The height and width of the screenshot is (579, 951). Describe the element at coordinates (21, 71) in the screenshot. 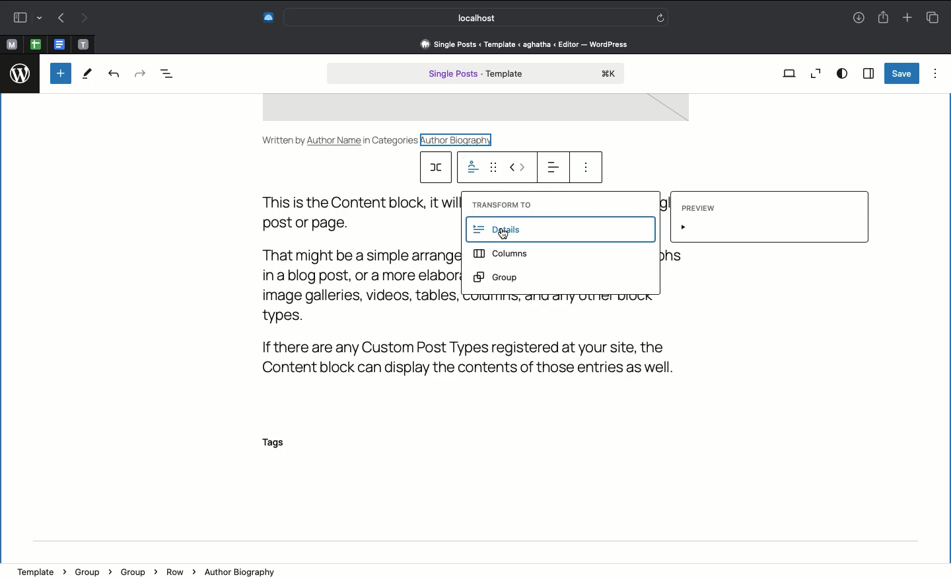

I see `logo` at that location.